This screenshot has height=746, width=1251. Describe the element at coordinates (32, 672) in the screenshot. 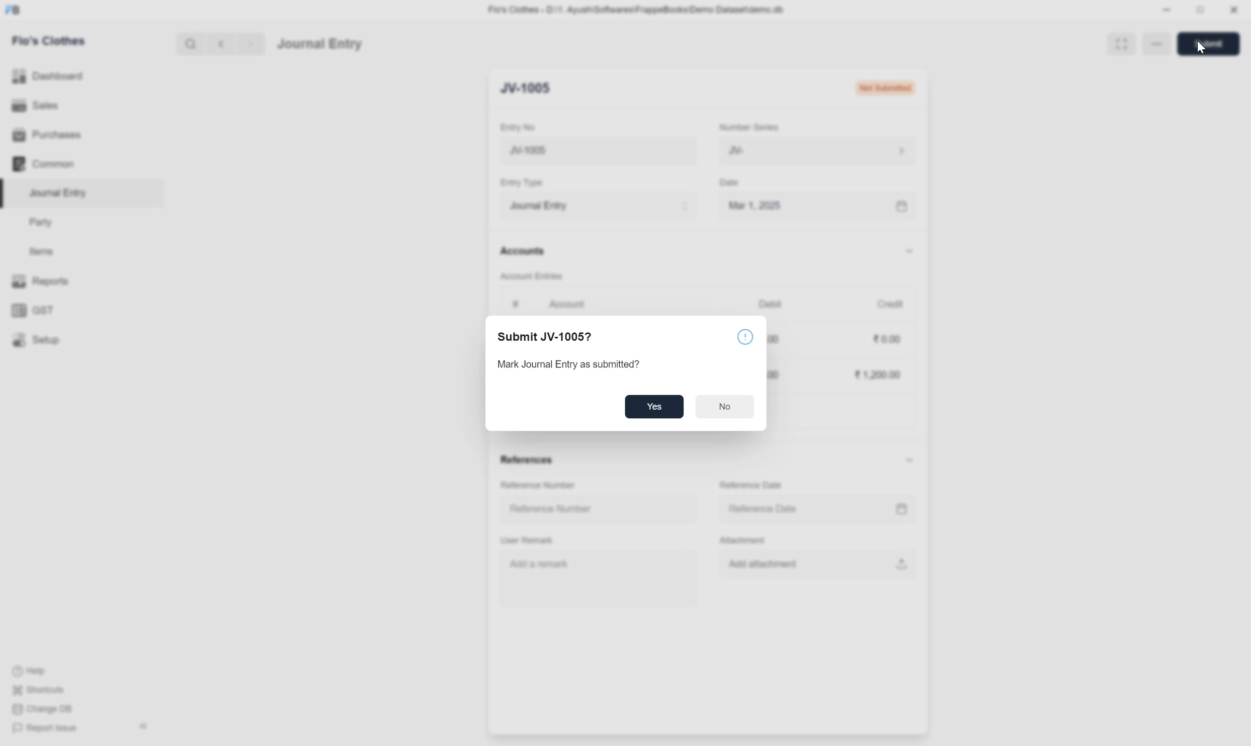

I see `Help` at that location.